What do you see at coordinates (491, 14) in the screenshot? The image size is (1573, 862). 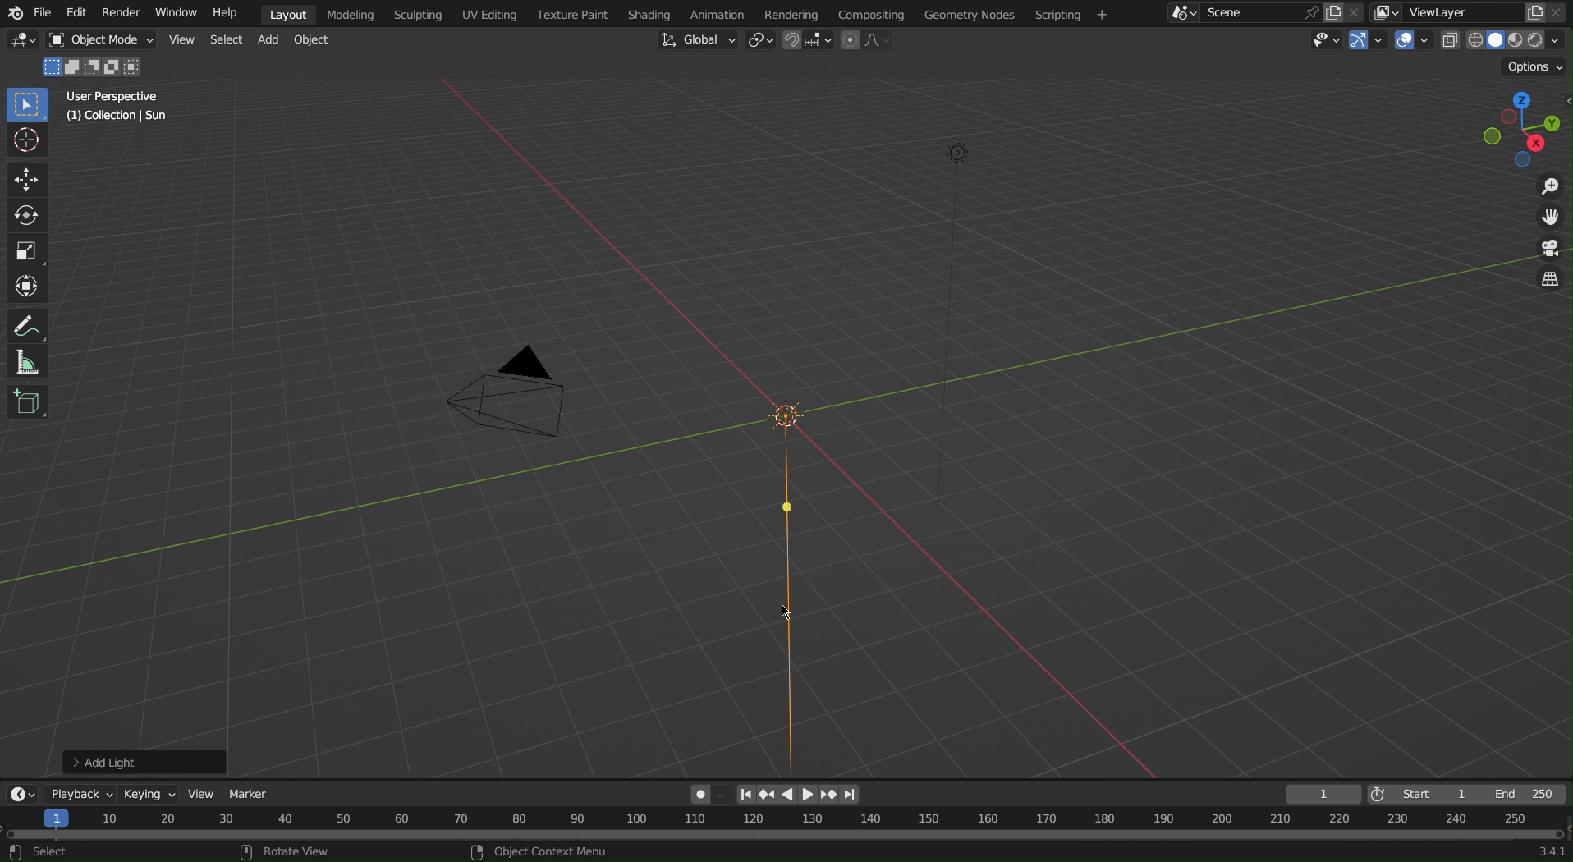 I see `UV Editing` at bounding box center [491, 14].